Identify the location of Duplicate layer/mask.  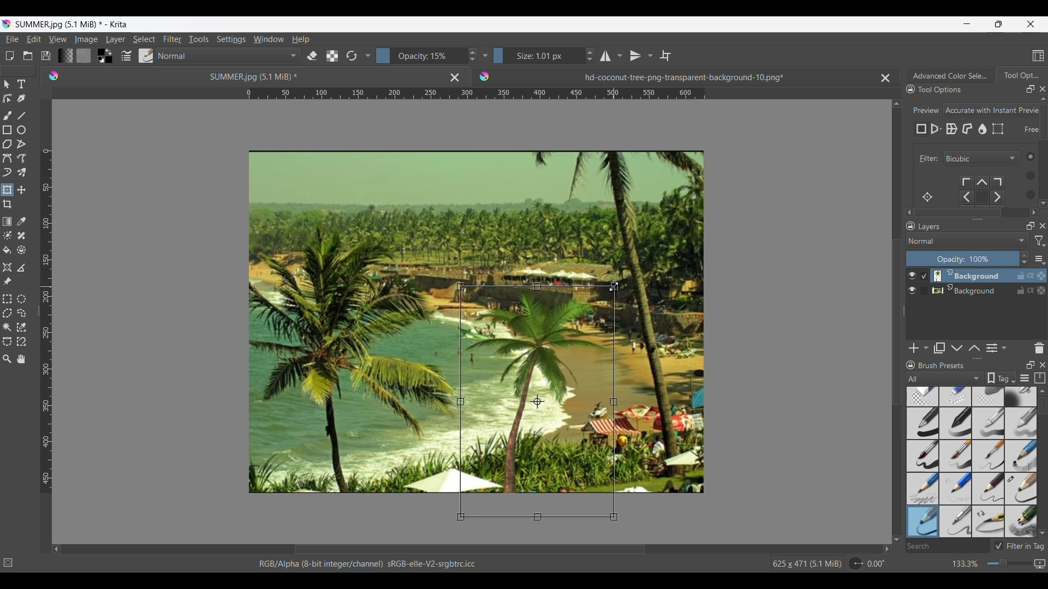
(939, 348).